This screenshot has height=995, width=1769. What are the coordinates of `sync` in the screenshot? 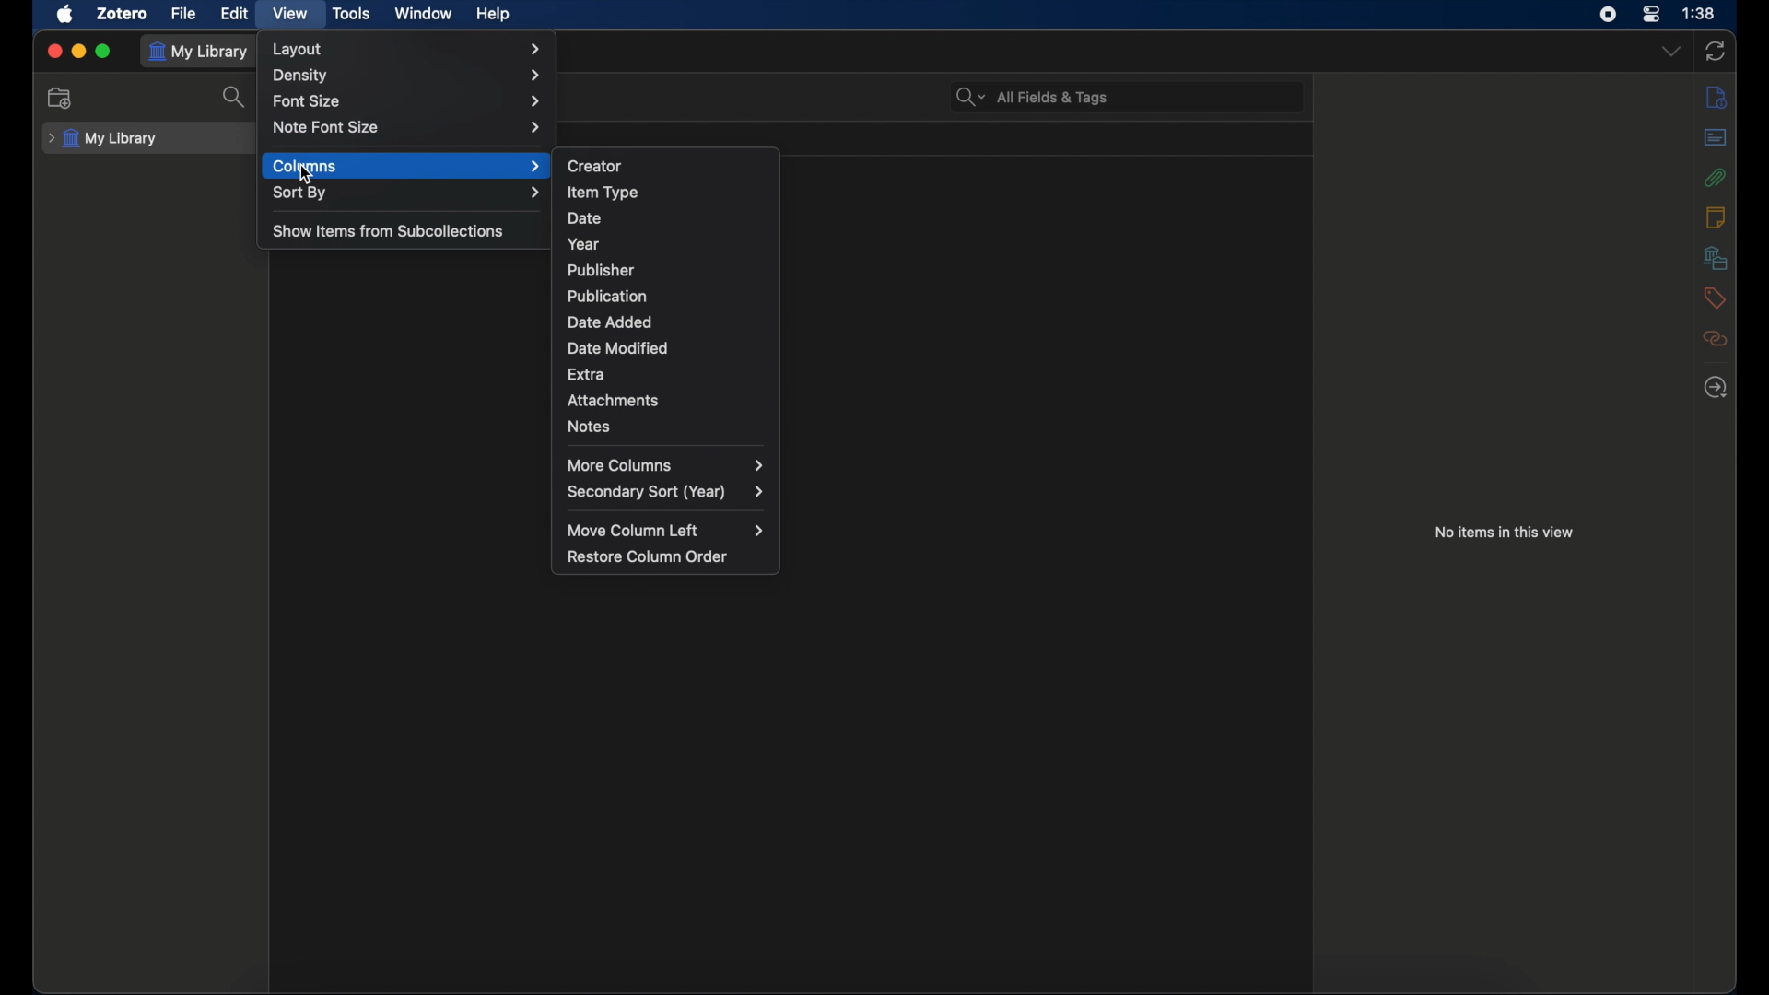 It's located at (1715, 51).